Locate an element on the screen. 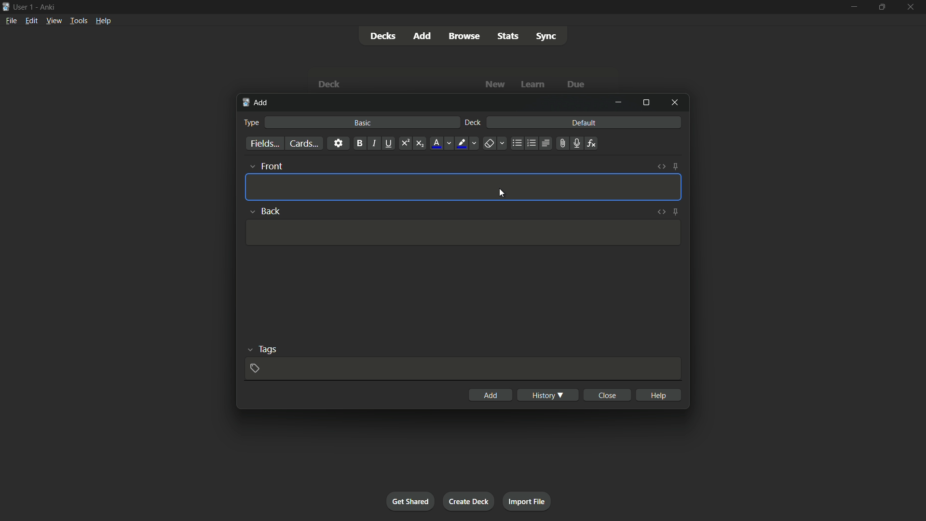 The height and width of the screenshot is (521, 926). alignment is located at coordinates (545, 144).